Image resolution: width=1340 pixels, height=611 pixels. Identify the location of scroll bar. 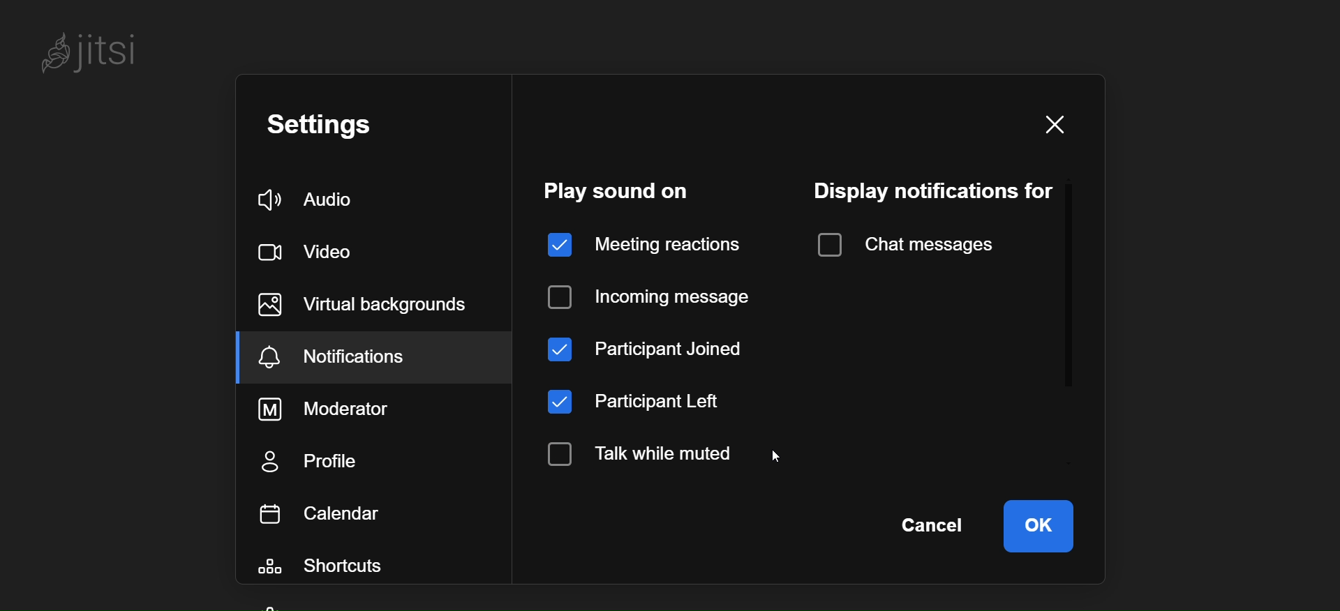
(1072, 280).